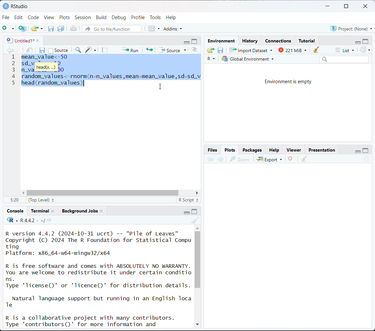 The height and width of the screenshot is (331, 375). I want to click on Debug, so click(119, 17).